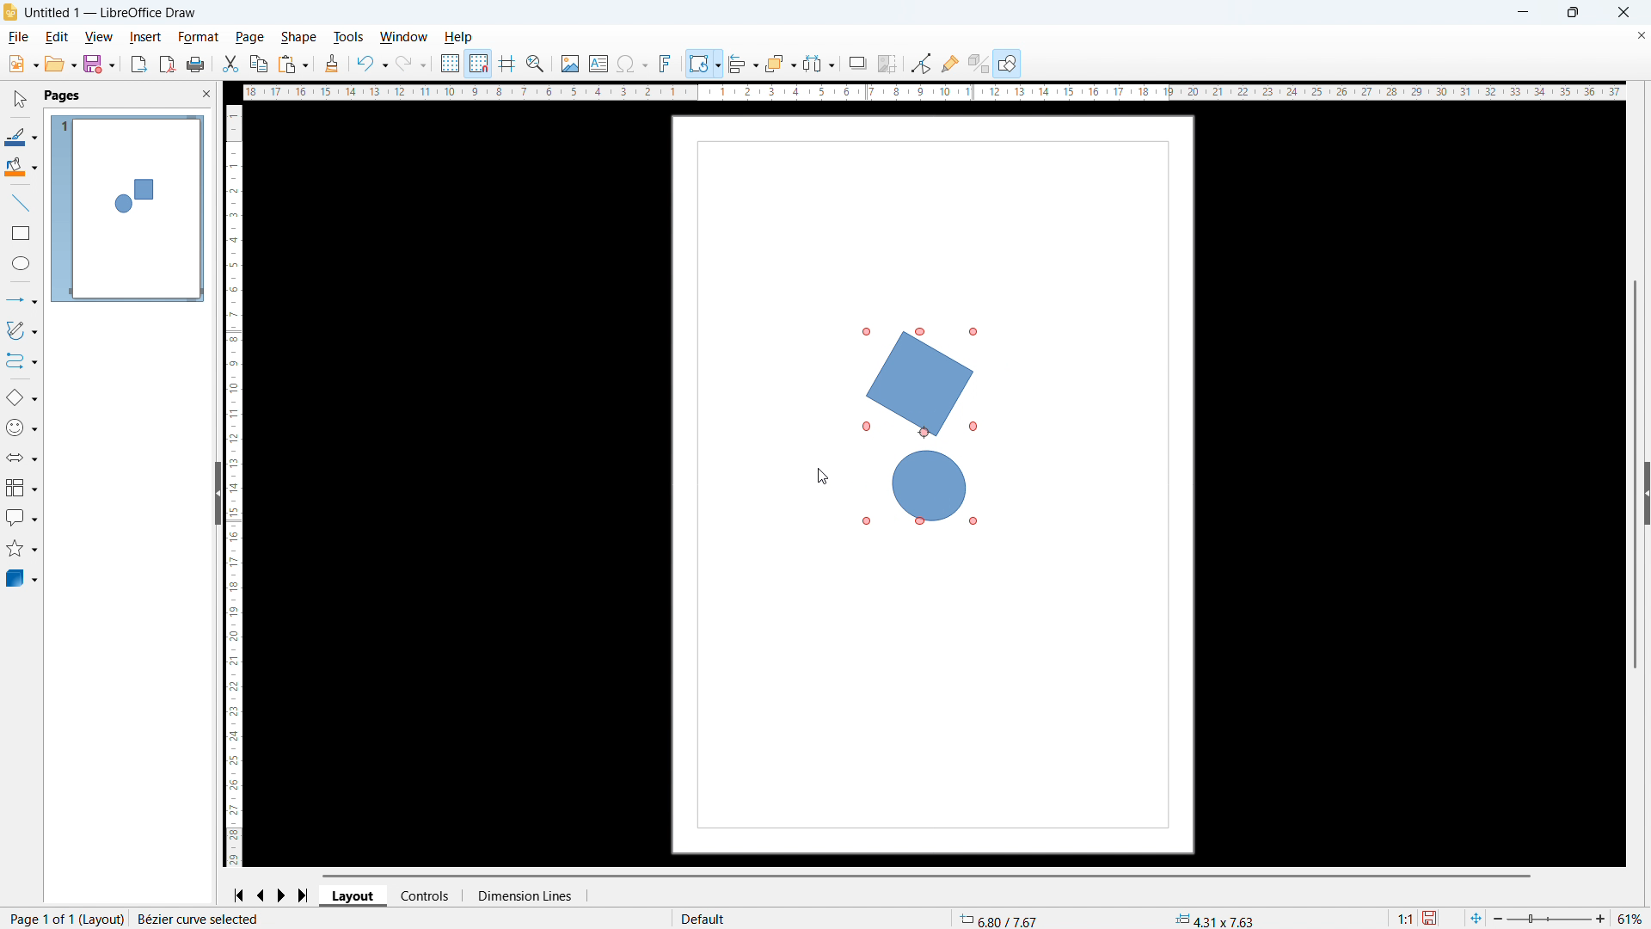 This screenshot has width=1651, height=929. I want to click on Ellipse , so click(22, 263).